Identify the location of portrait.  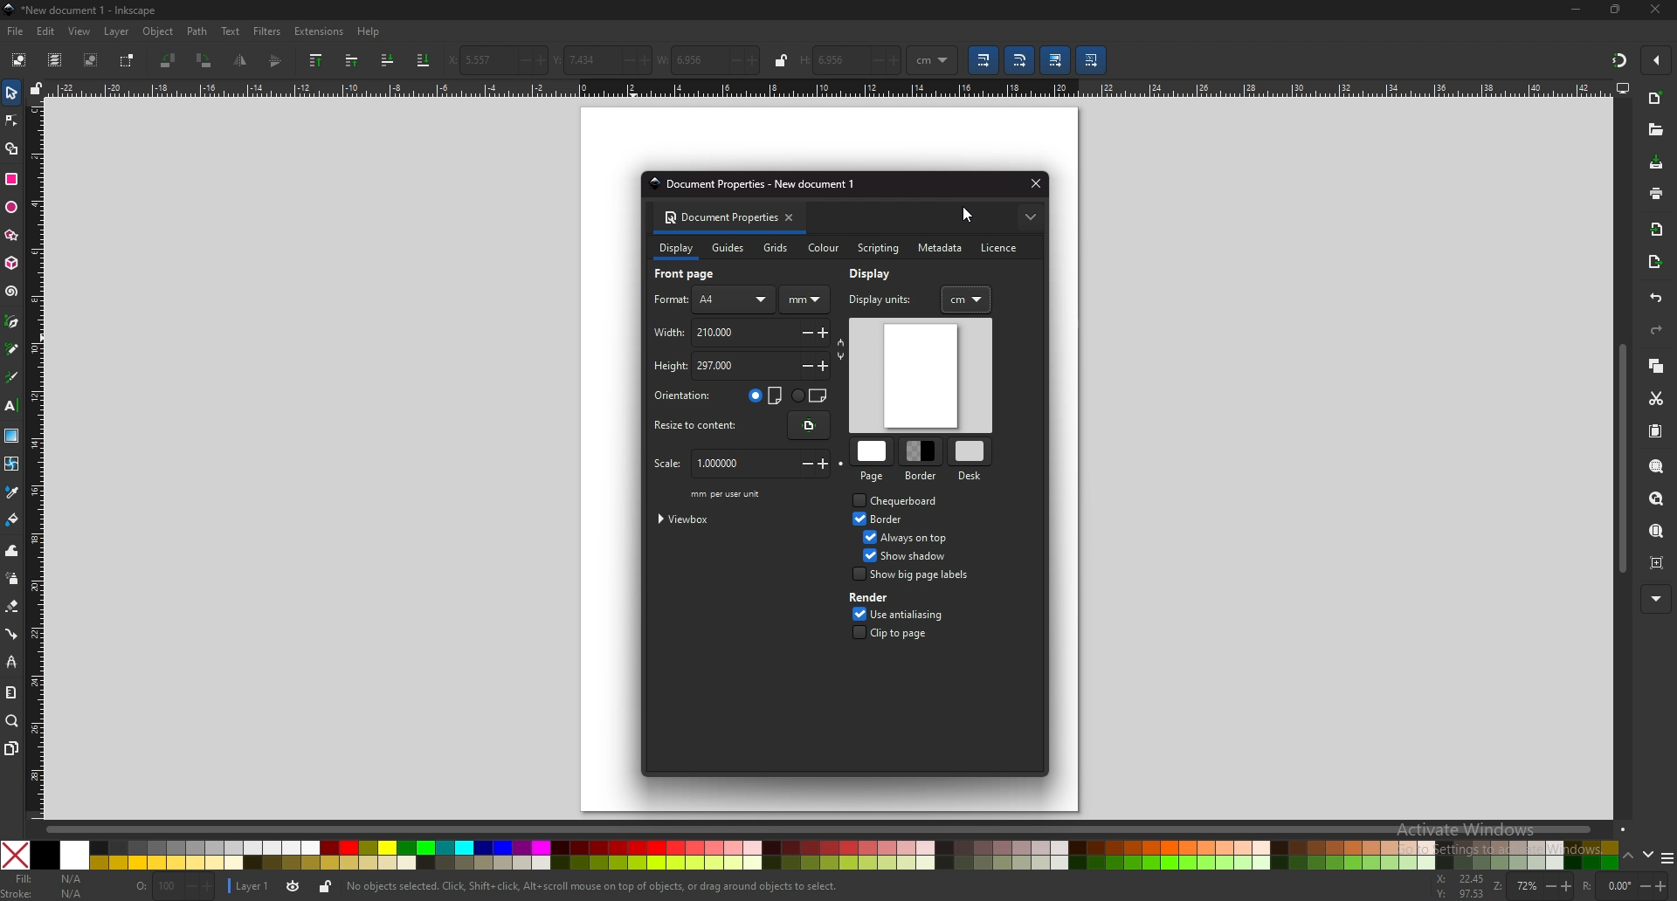
(766, 395).